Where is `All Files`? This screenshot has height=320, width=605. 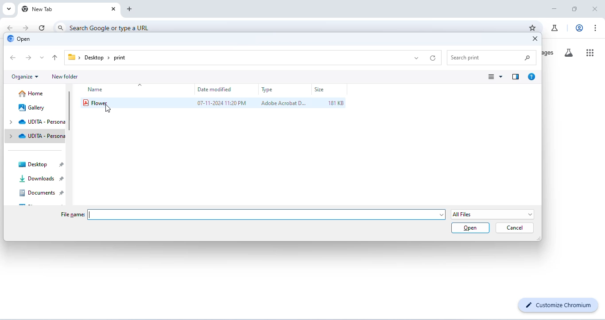
All Files is located at coordinates (493, 214).